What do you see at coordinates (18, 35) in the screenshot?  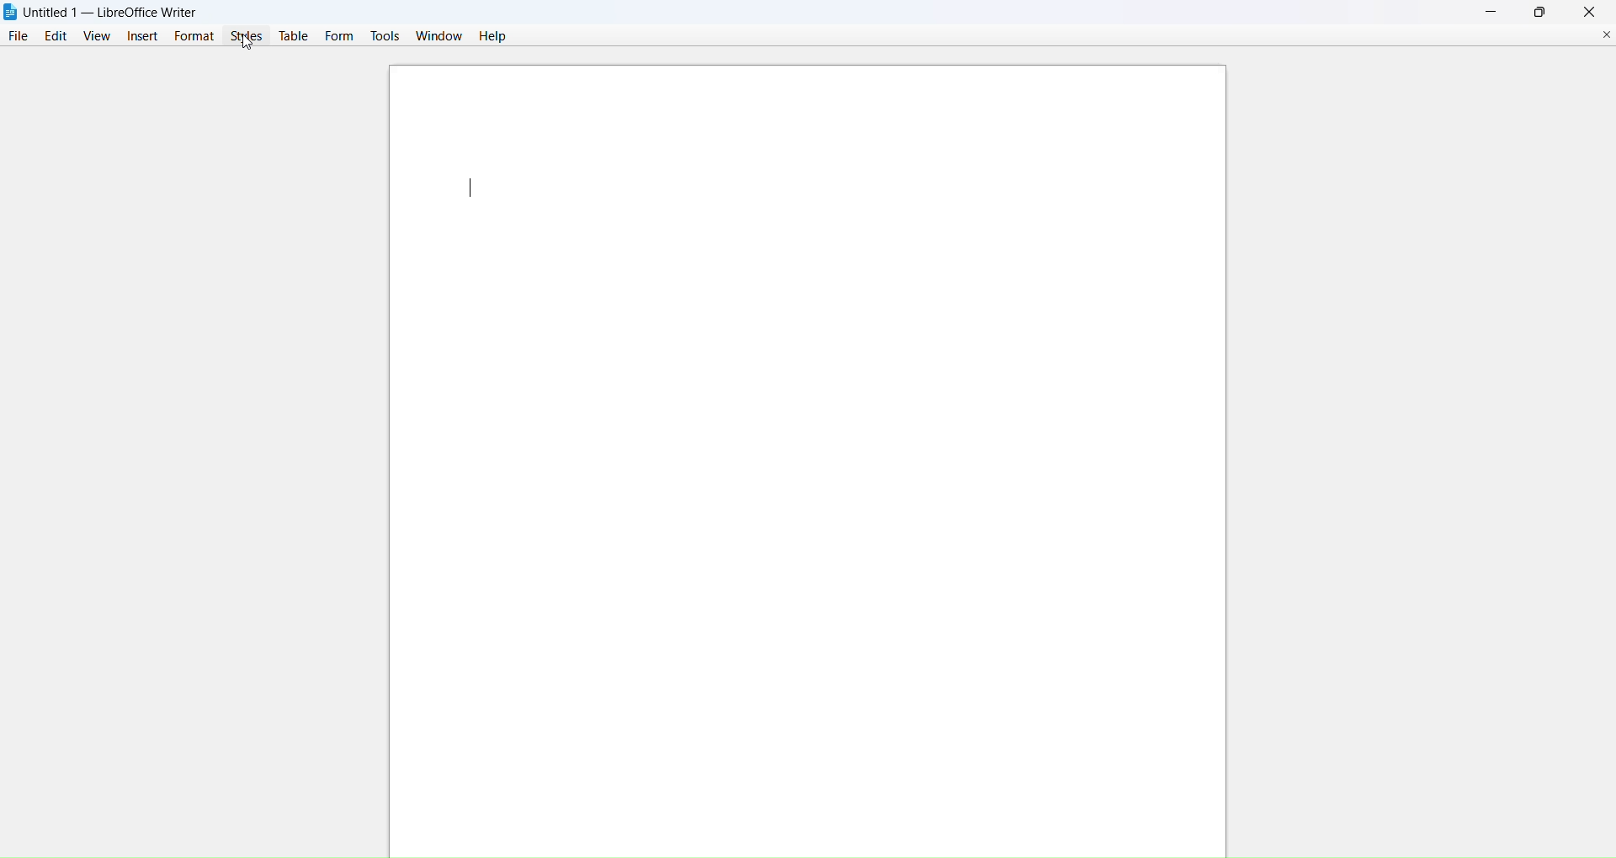 I see `file` at bounding box center [18, 35].